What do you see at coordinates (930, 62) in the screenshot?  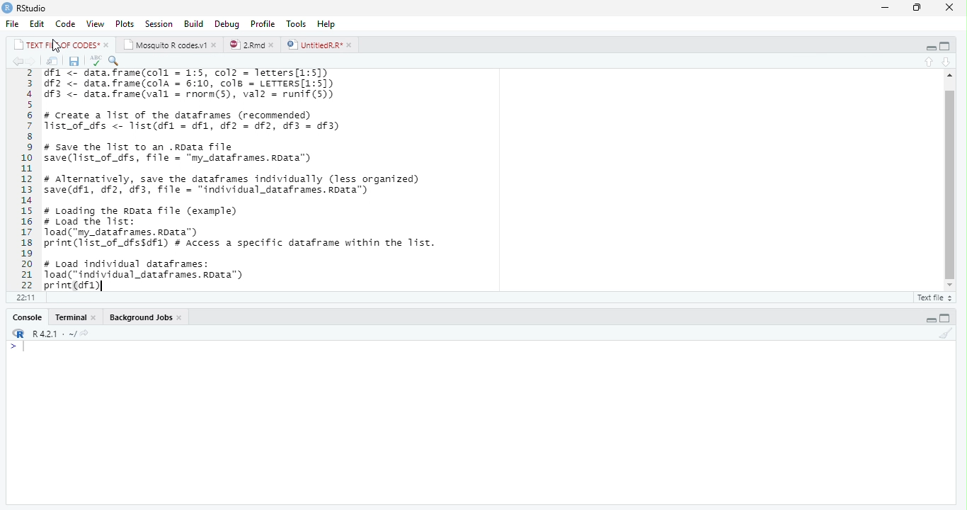 I see `Go to previous section` at bounding box center [930, 62].